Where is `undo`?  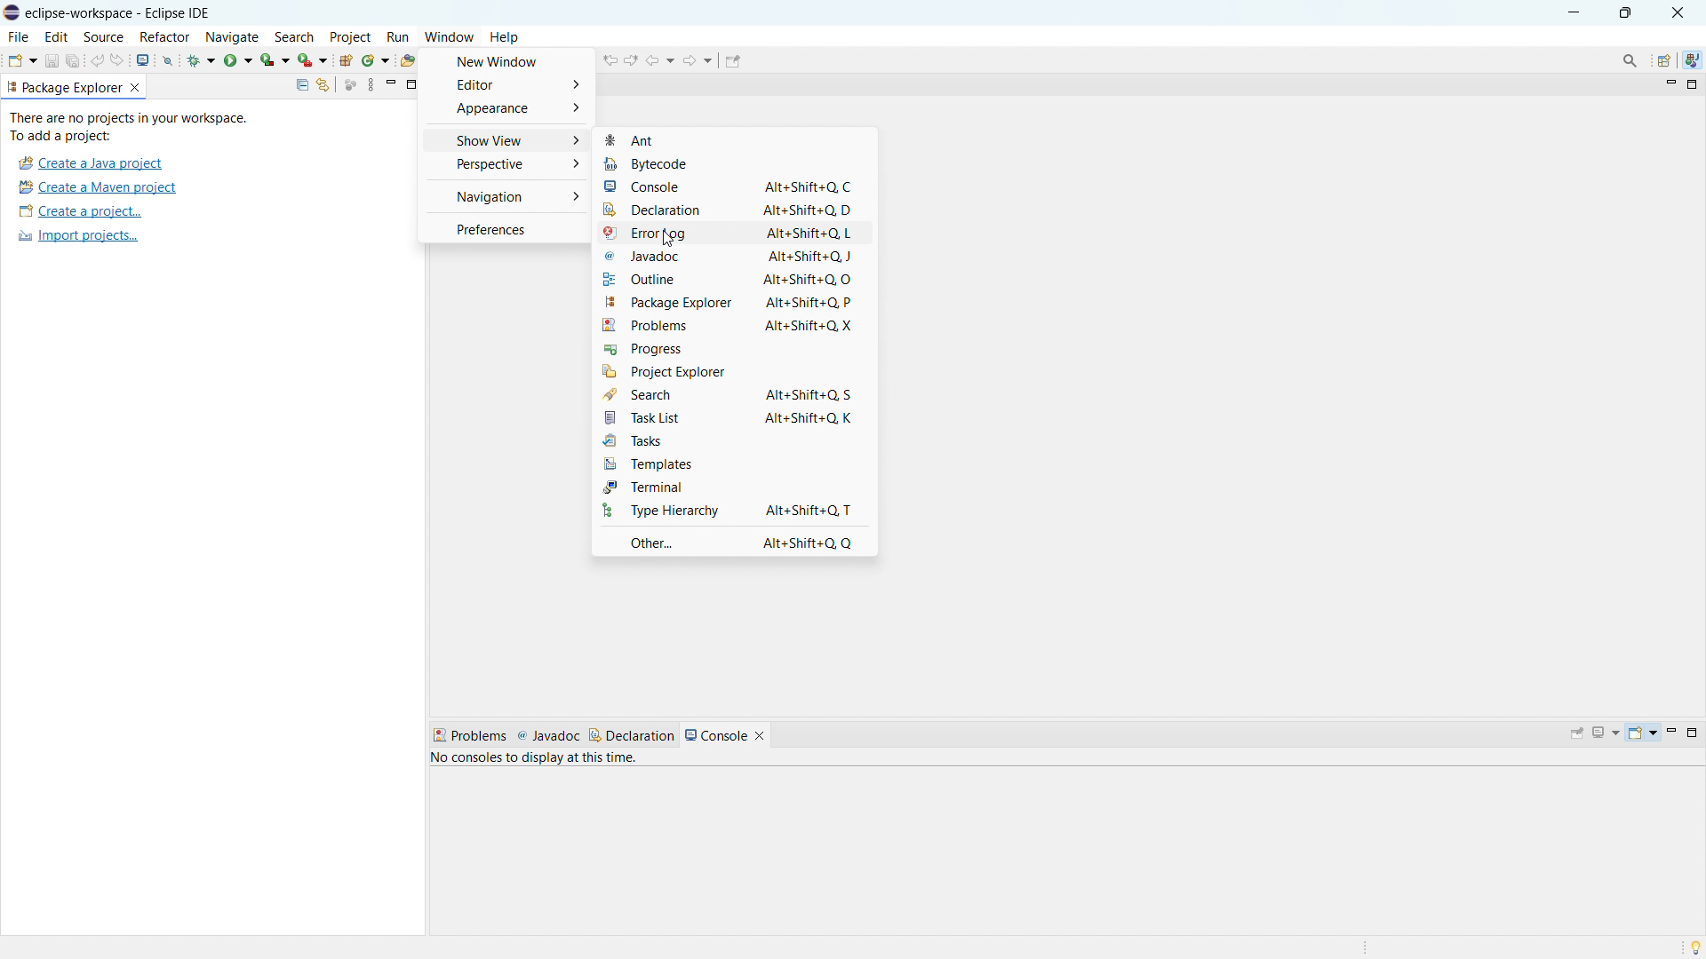
undo is located at coordinates (99, 59).